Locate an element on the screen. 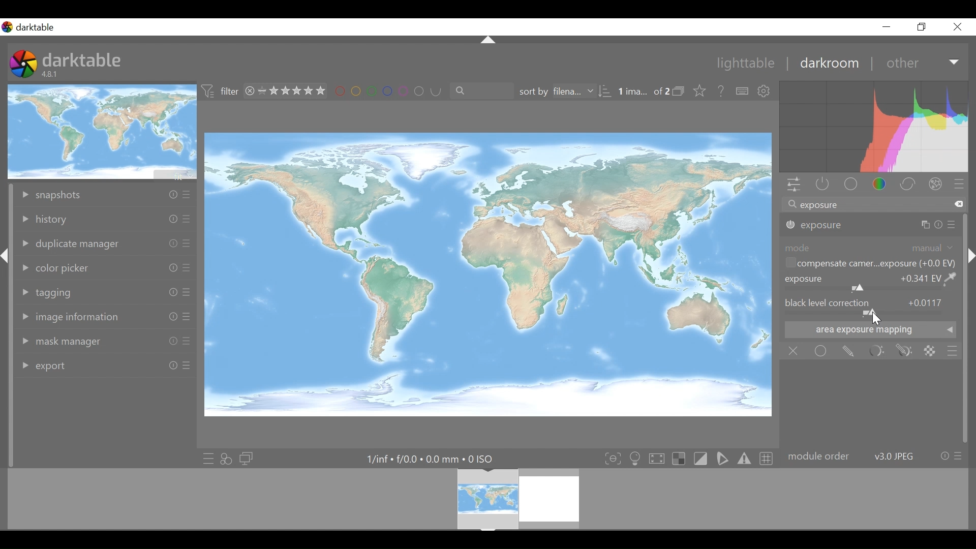 The image size is (976, 549). toggle focus-peaking mode is located at coordinates (612, 459).